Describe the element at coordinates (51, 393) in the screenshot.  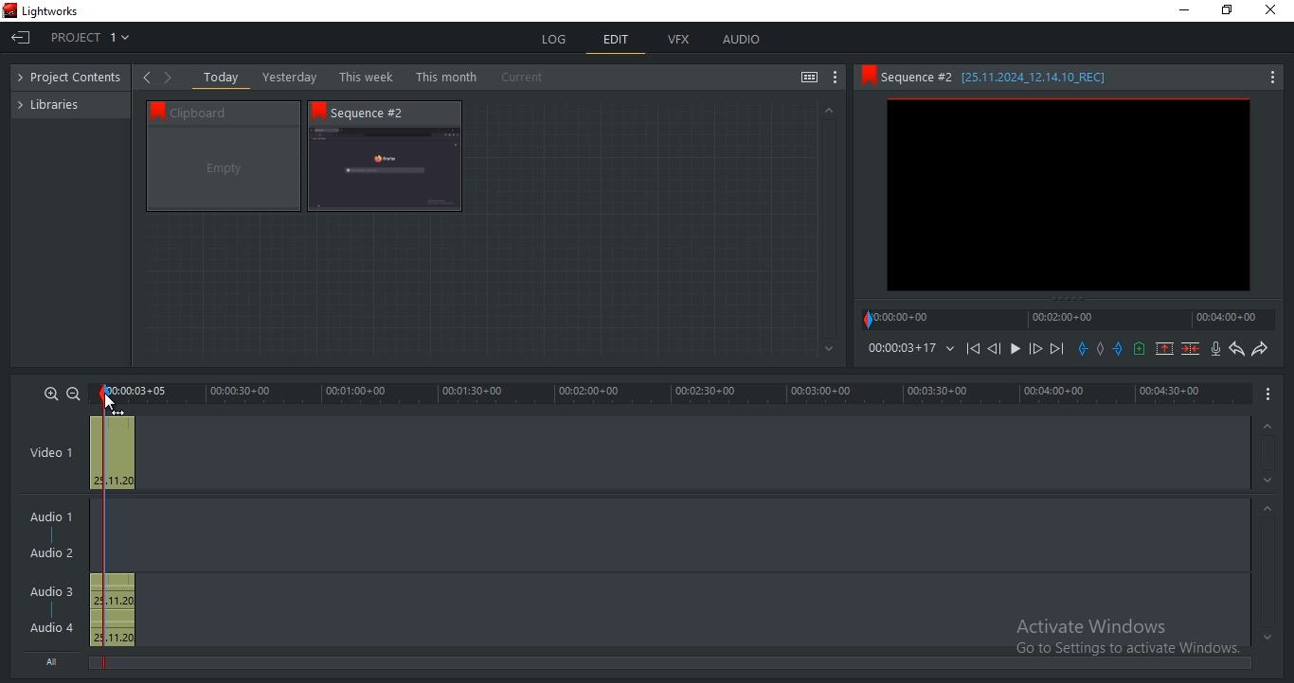
I see `zoom in` at that location.